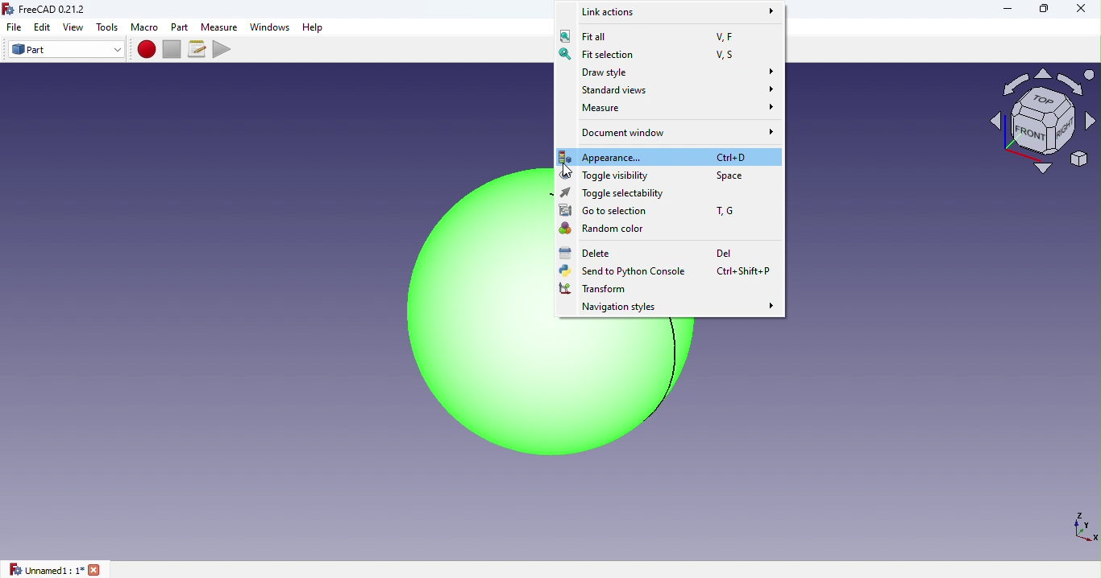 This screenshot has height=578, width=1101. What do you see at coordinates (11, 27) in the screenshot?
I see `File` at bounding box center [11, 27].